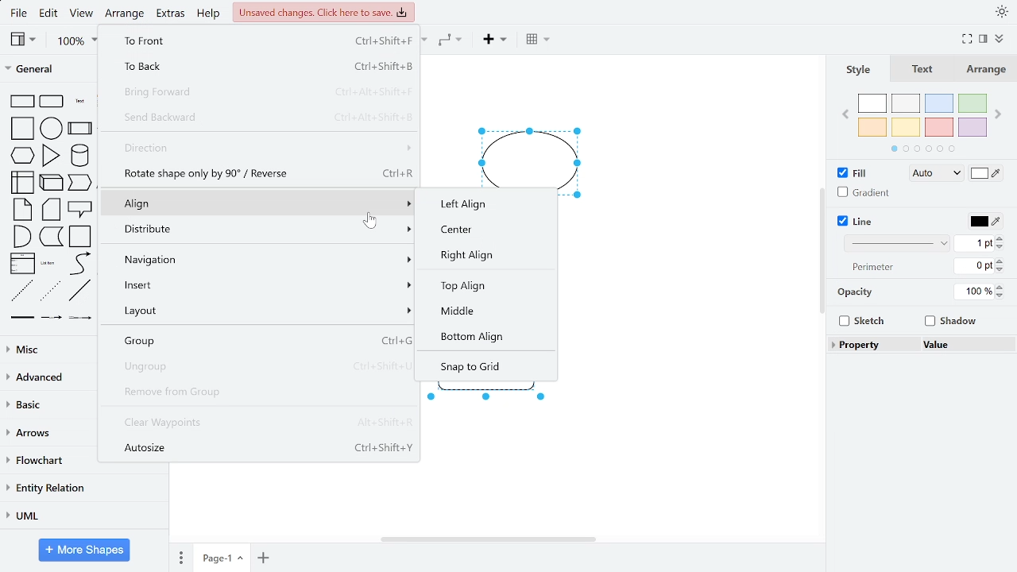 Image resolution: width=1017 pixels, height=572 pixels. What do you see at coordinates (210, 15) in the screenshot?
I see `help` at bounding box center [210, 15].